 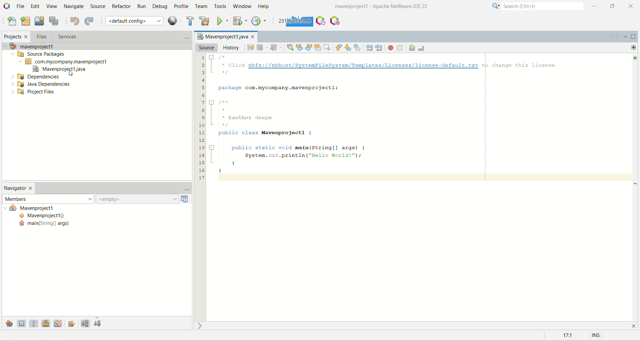 I want to click on files, so click(x=41, y=36).